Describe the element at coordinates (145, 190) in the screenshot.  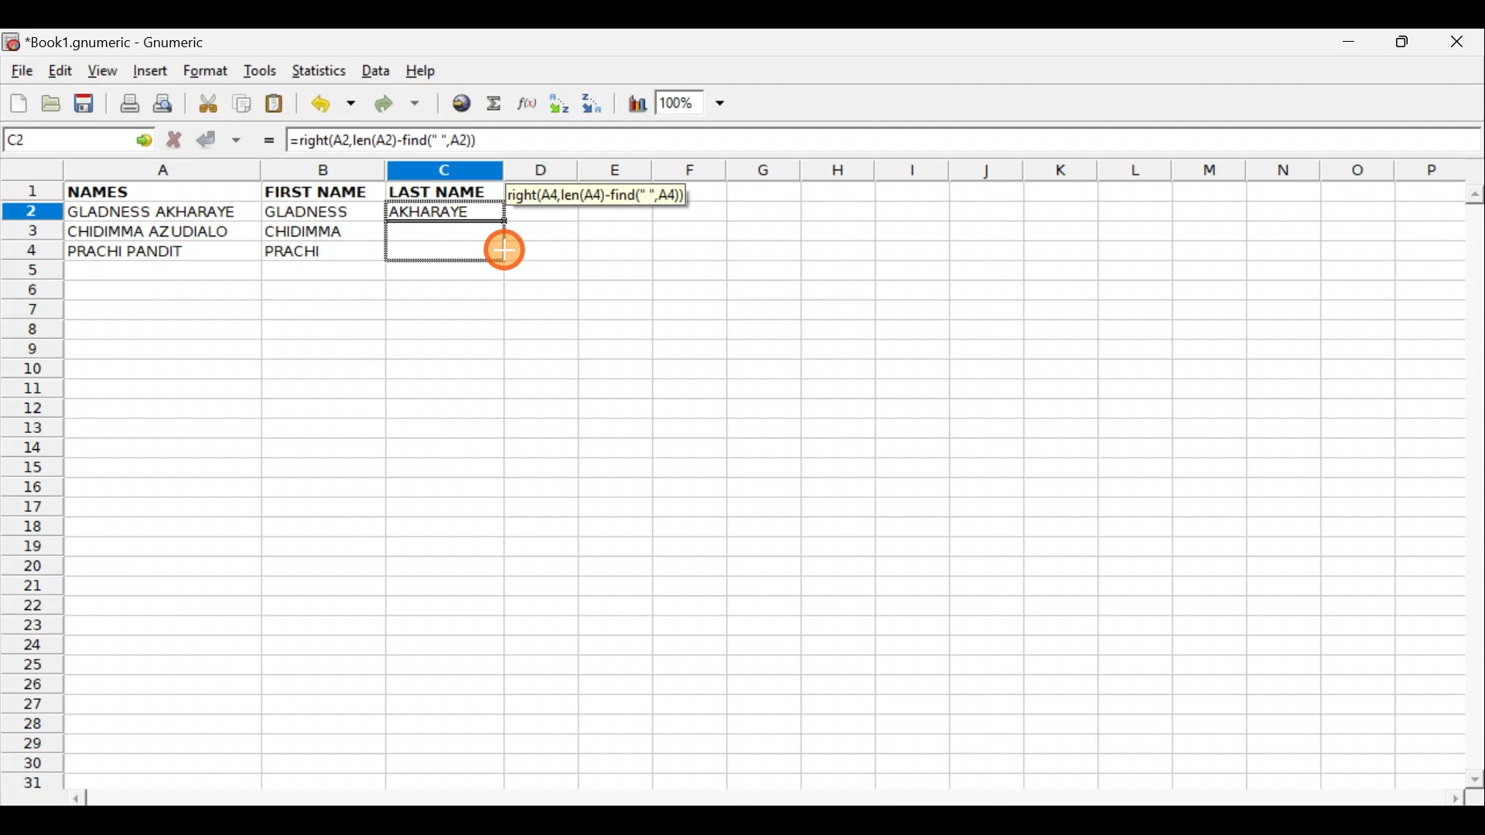
I see `NAMES` at that location.